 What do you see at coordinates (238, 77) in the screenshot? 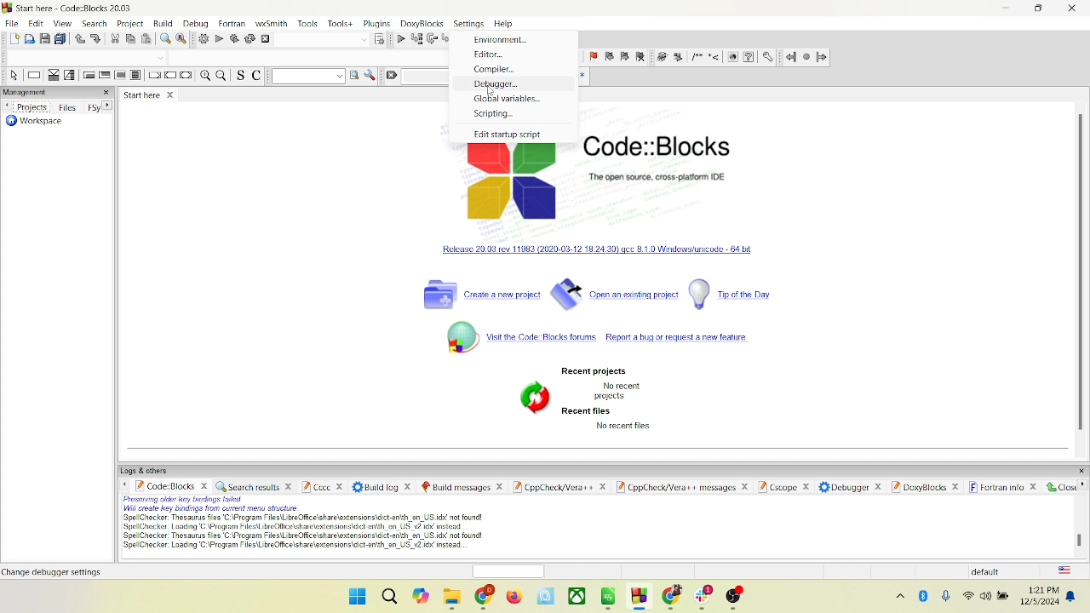
I see `toggle source` at bounding box center [238, 77].